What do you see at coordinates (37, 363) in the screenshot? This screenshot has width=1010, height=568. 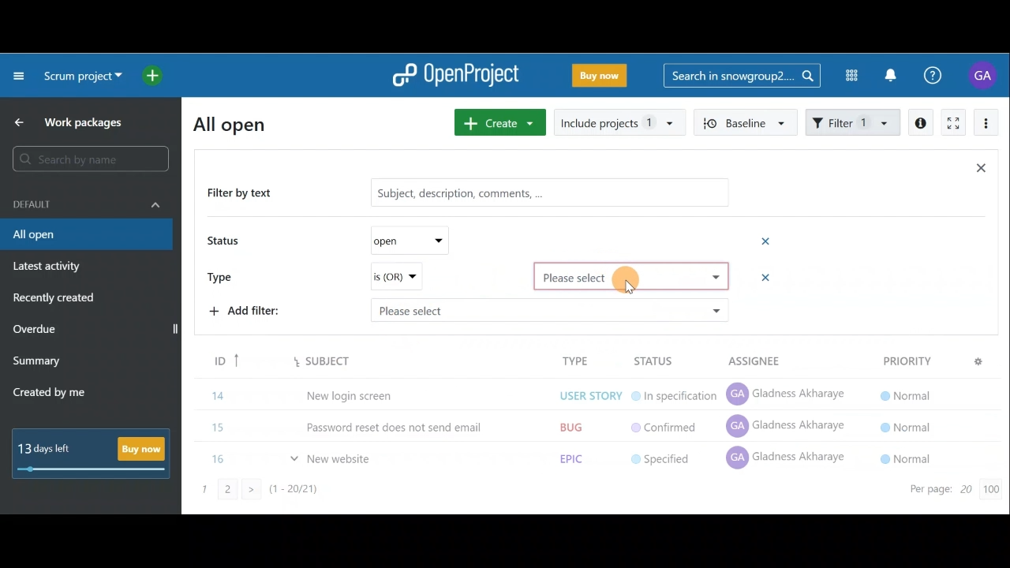 I see `Summary` at bounding box center [37, 363].